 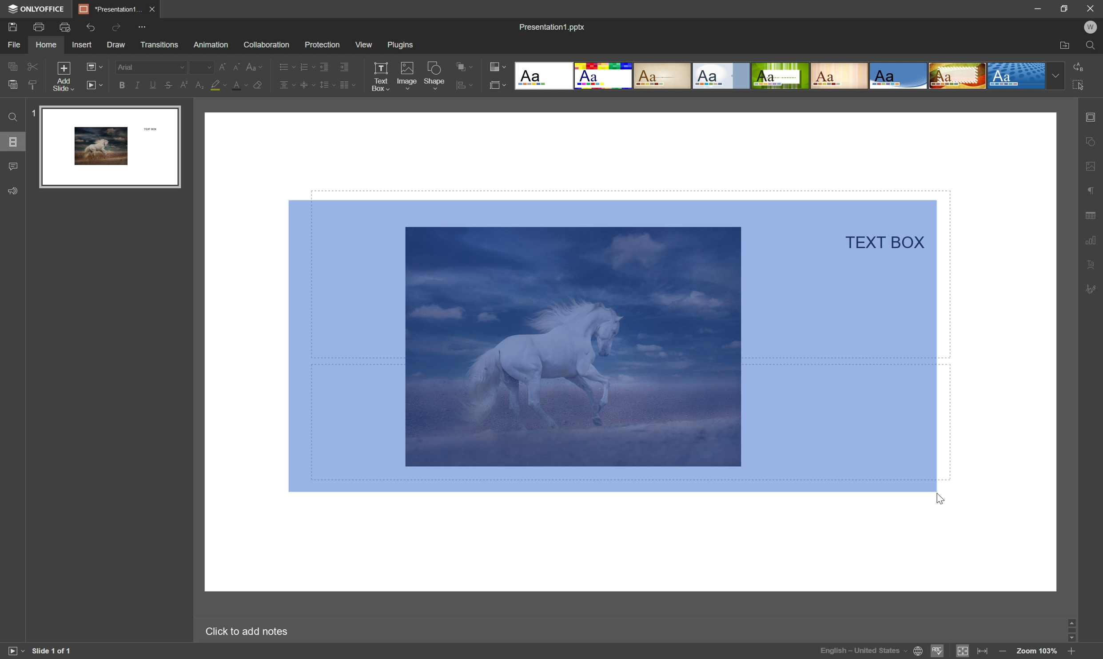 I want to click on draw, so click(x=116, y=45).